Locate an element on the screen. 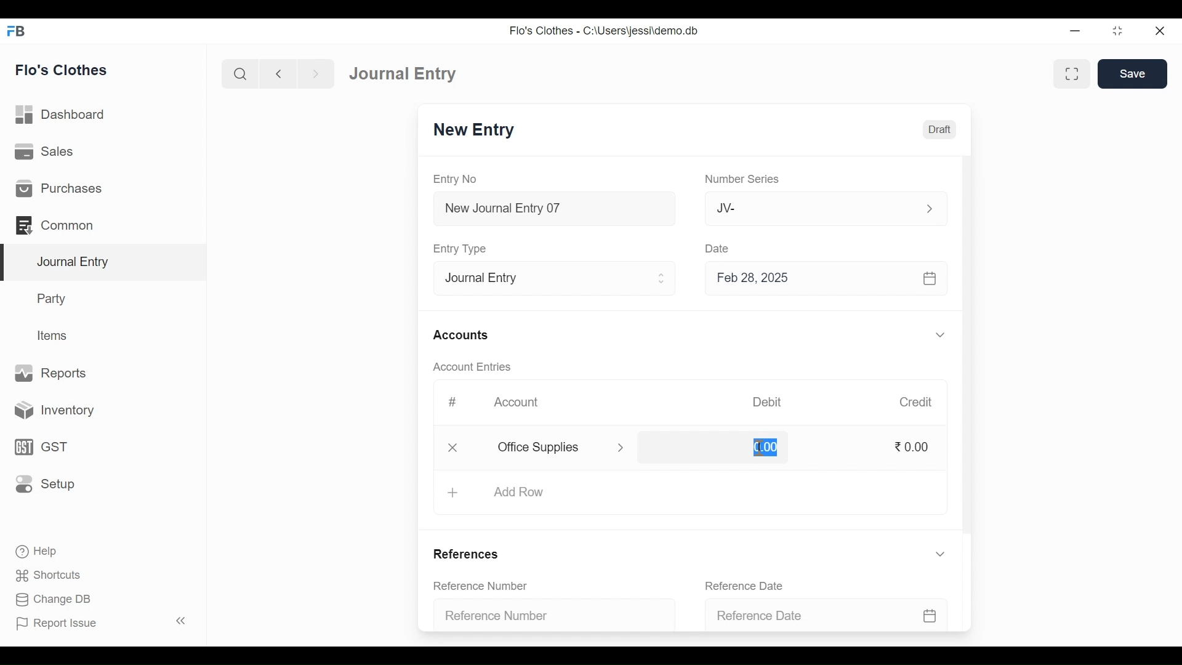 Image resolution: width=1182 pixels, height=665 pixels. Sales is located at coordinates (46, 151).